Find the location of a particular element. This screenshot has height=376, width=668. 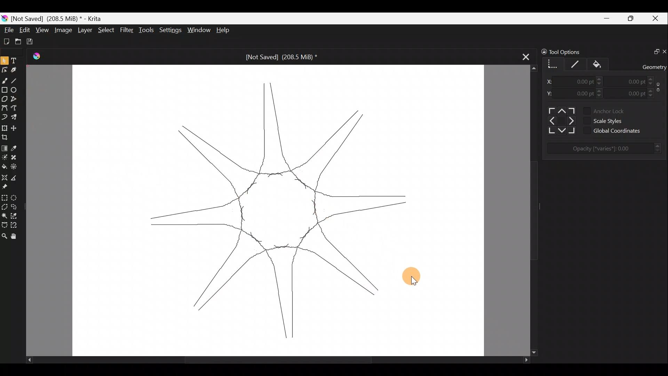

Help is located at coordinates (228, 30).